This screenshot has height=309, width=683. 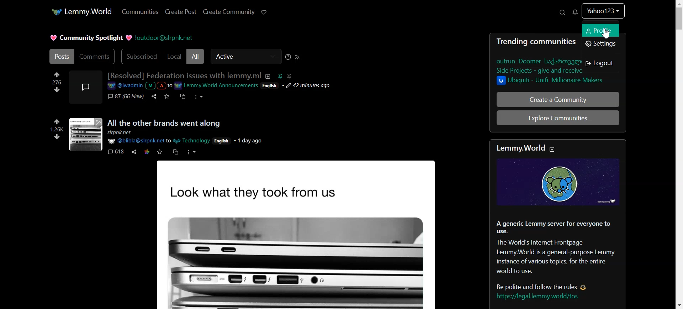 I want to click on slrpnk.net, so click(x=119, y=132).